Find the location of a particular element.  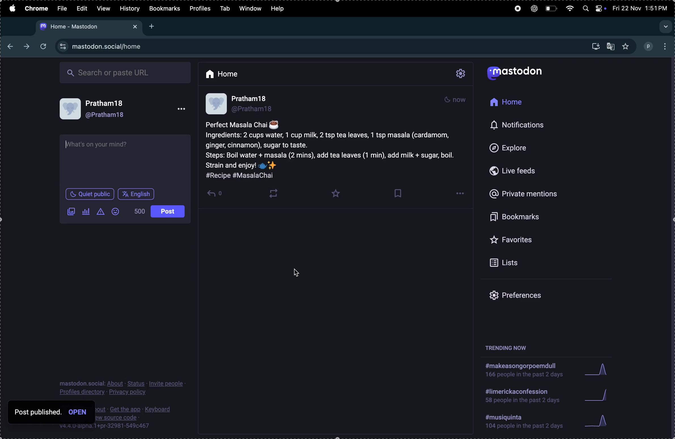

window is located at coordinates (251, 9).